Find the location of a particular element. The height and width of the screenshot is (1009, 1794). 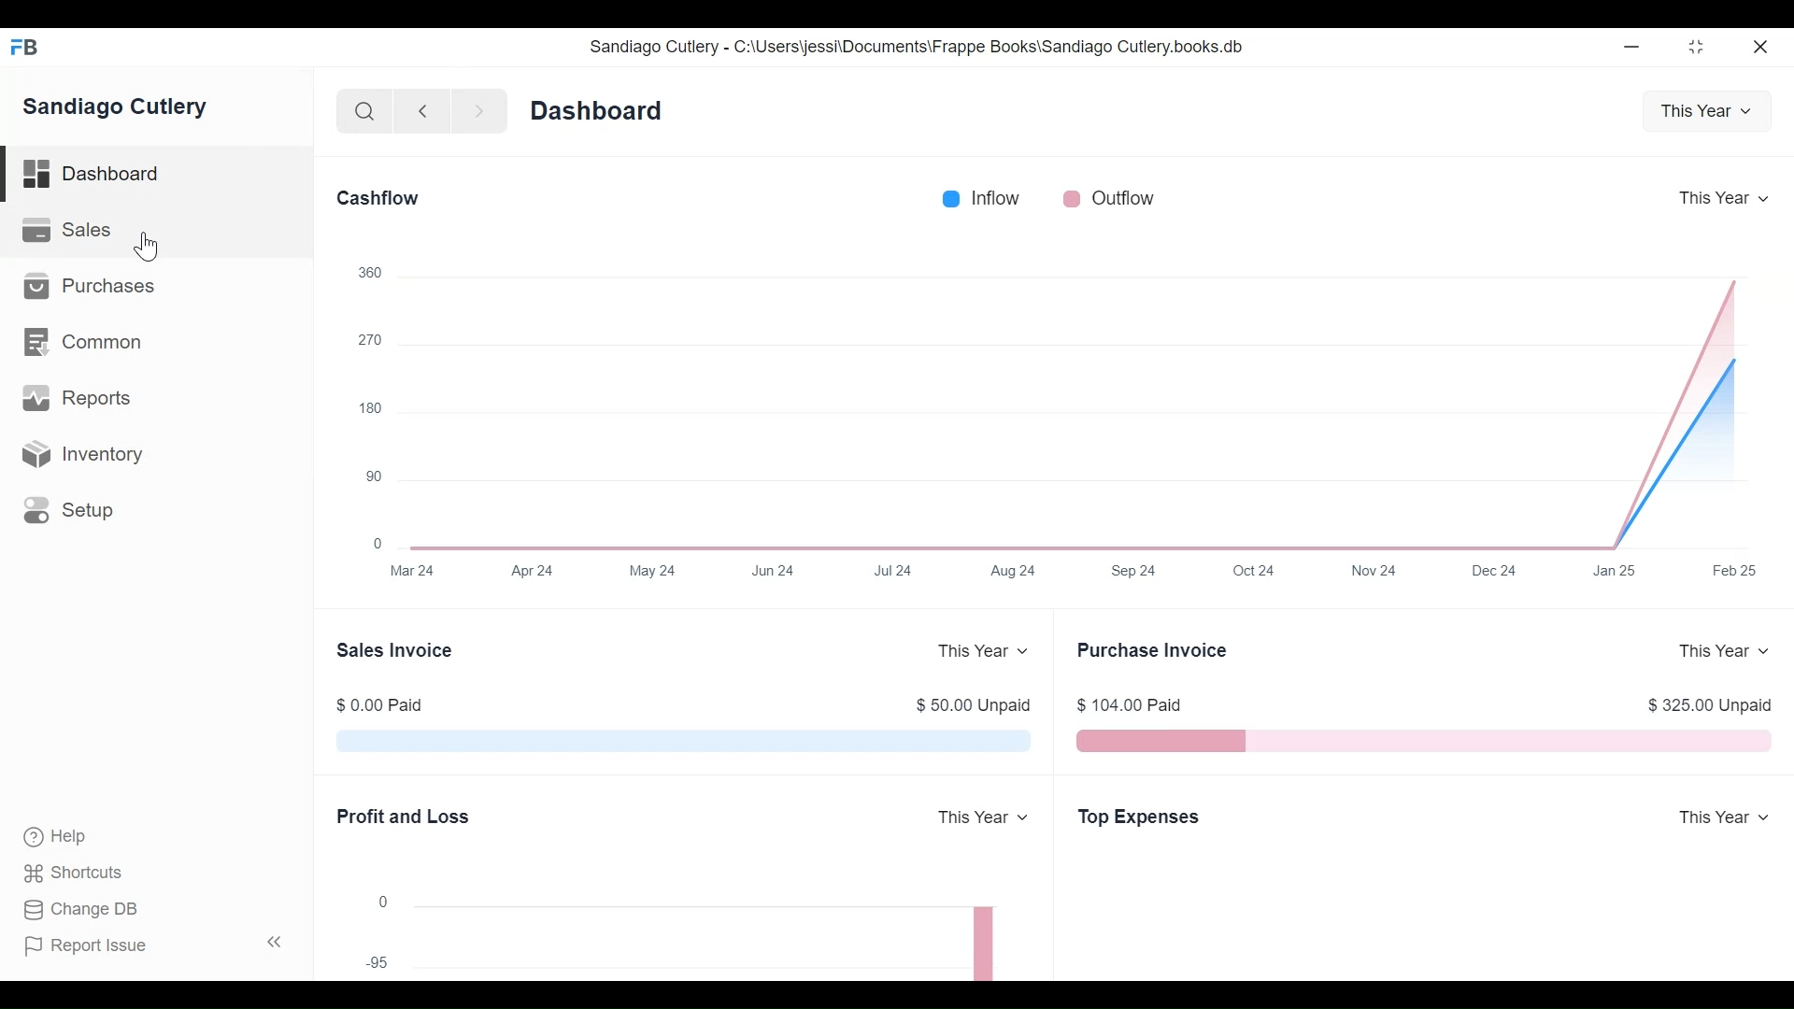

270 is located at coordinates (372, 338).